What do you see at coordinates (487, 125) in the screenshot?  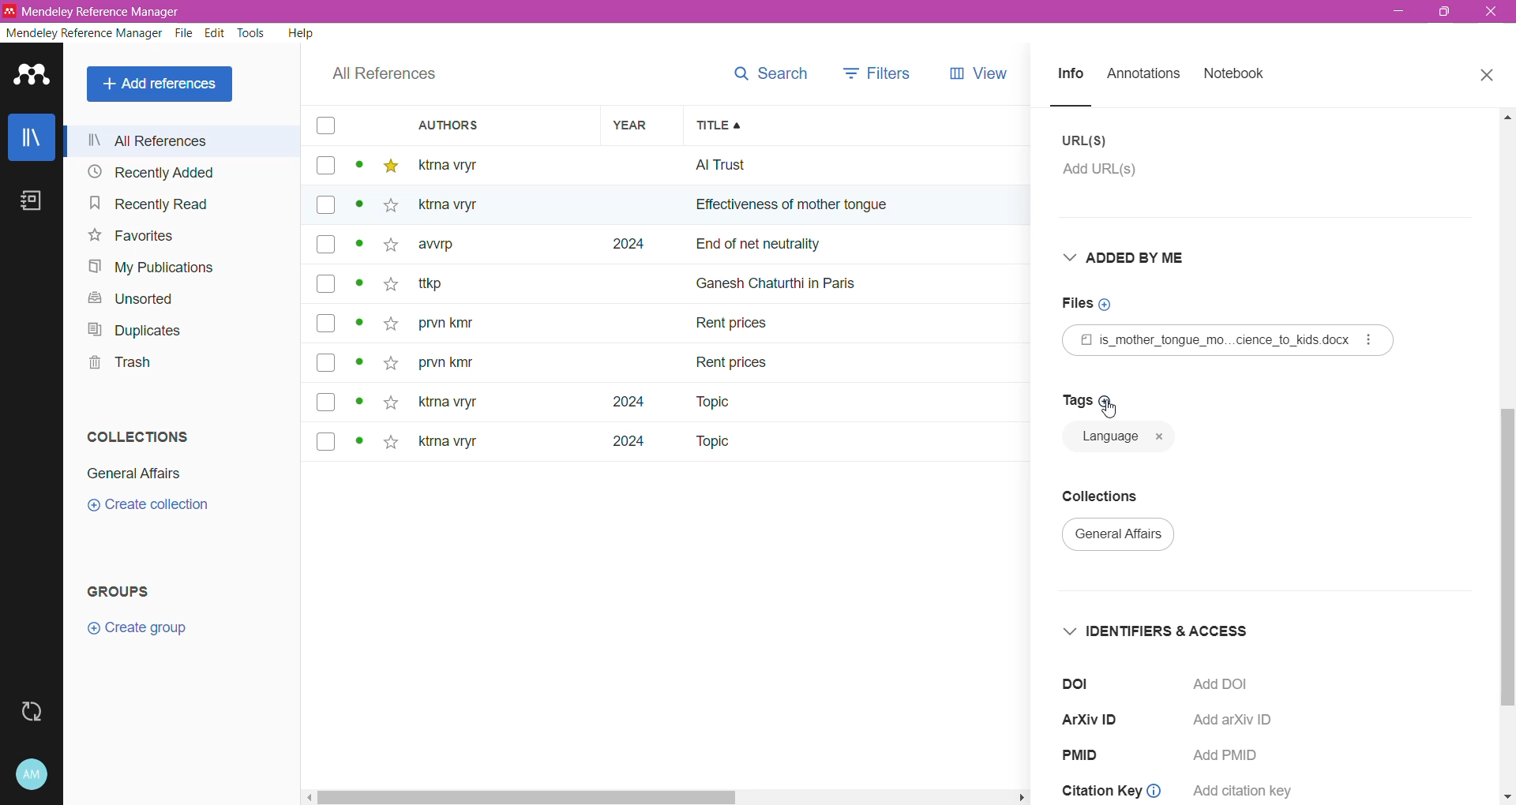 I see `Authors` at bounding box center [487, 125].